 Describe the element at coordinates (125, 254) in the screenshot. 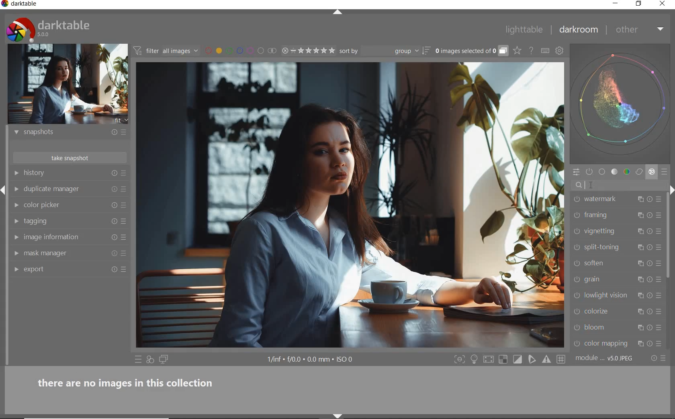

I see `preset and preferences` at that location.